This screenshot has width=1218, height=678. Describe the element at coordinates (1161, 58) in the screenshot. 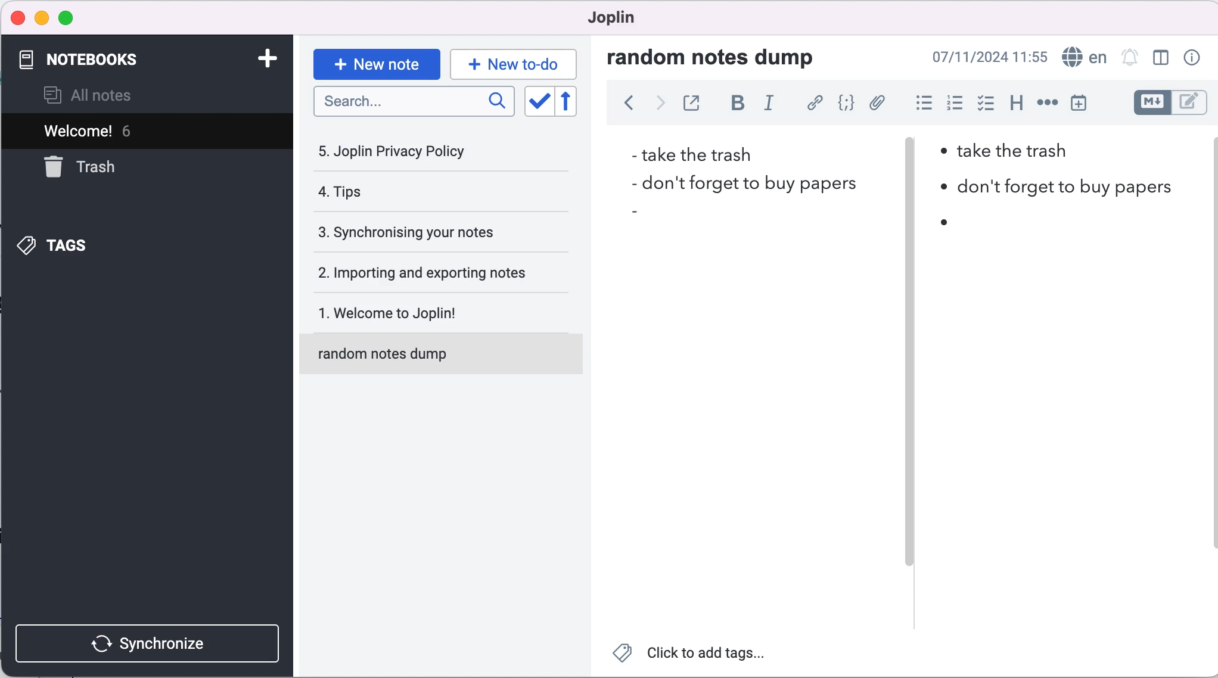

I see `toggle editor layout` at that location.